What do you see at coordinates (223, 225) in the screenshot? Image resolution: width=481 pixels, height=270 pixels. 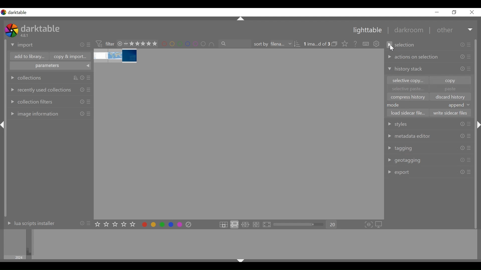 I see `click to enter filemanger` at bounding box center [223, 225].